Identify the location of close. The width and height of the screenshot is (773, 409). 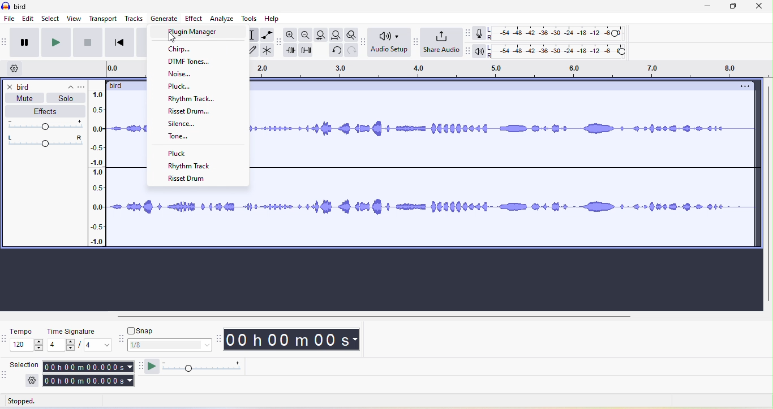
(761, 7).